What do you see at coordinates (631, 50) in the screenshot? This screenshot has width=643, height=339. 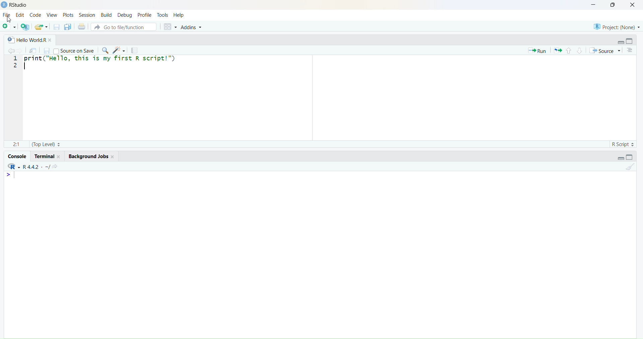 I see `Show document outline (Ctrl + Shift + O)` at bounding box center [631, 50].